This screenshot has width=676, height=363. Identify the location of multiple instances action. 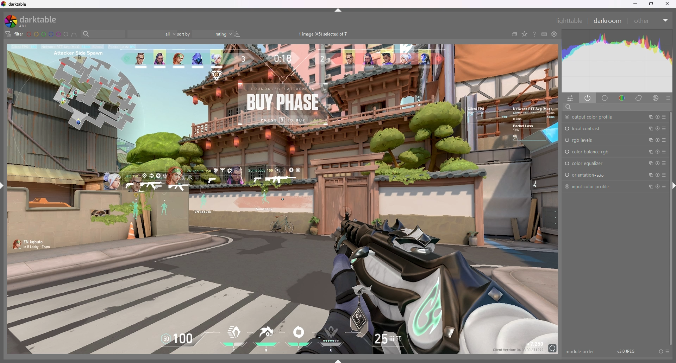
(649, 163).